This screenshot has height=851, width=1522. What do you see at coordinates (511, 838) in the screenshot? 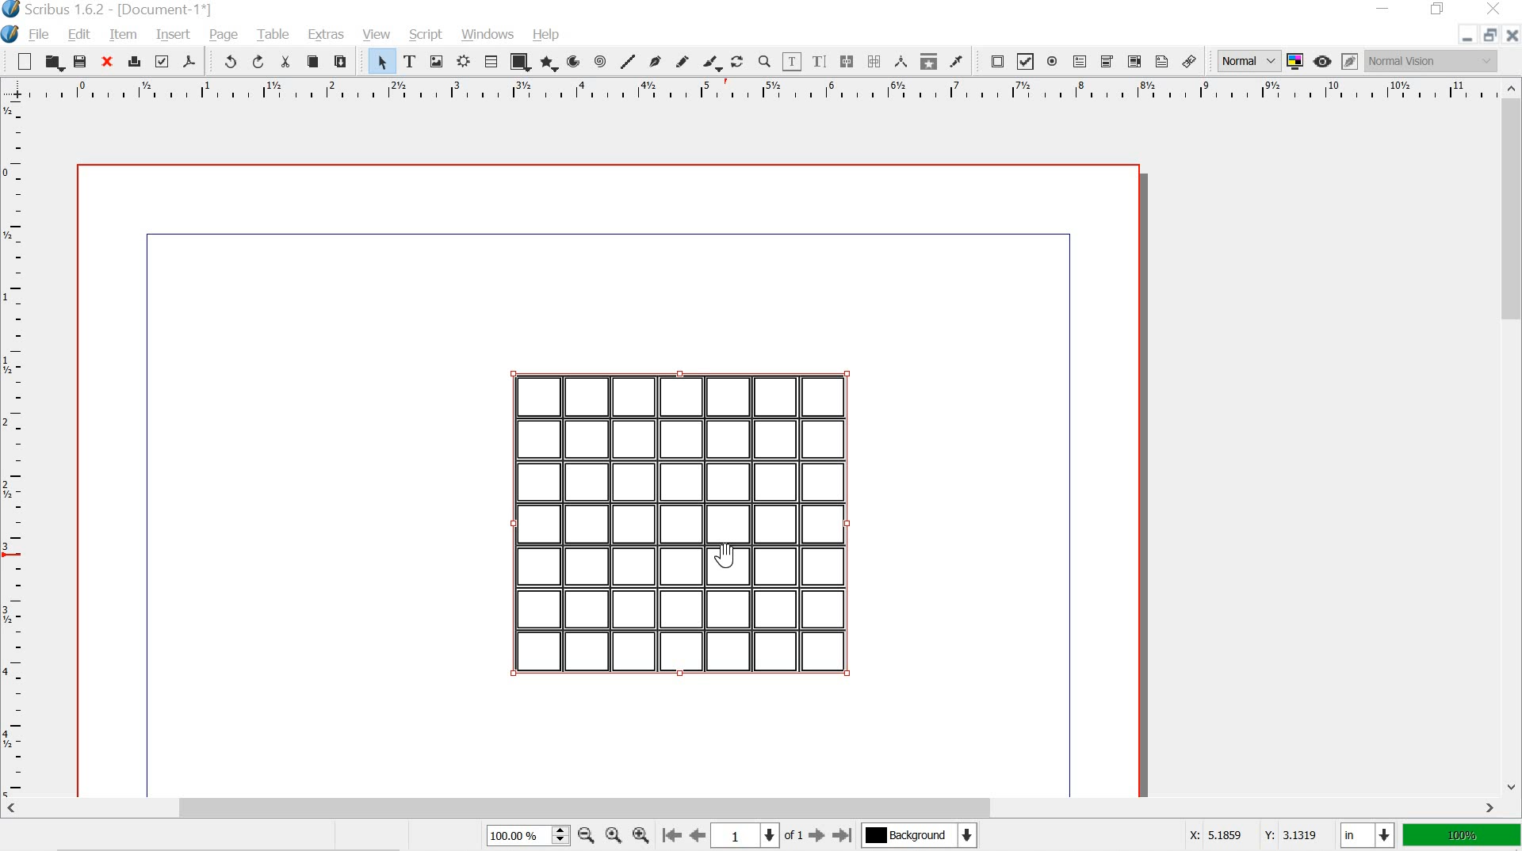
I see `100.00%` at bounding box center [511, 838].